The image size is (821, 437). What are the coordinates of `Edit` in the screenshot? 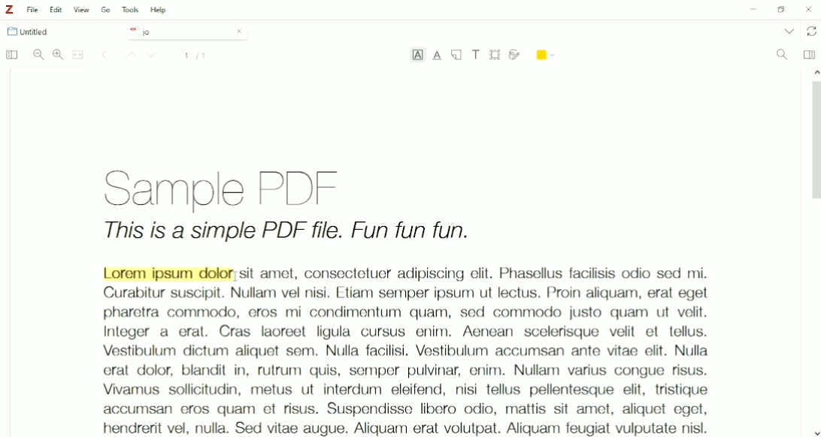 It's located at (57, 10).